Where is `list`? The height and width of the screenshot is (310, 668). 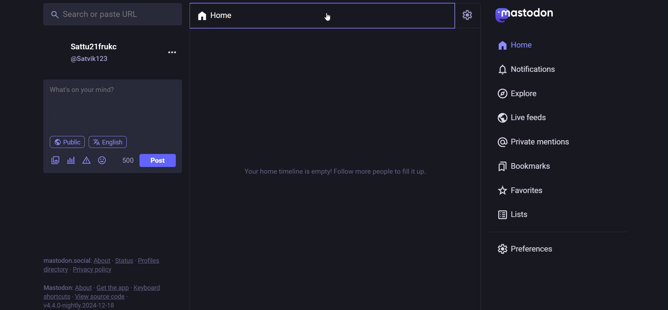 list is located at coordinates (522, 214).